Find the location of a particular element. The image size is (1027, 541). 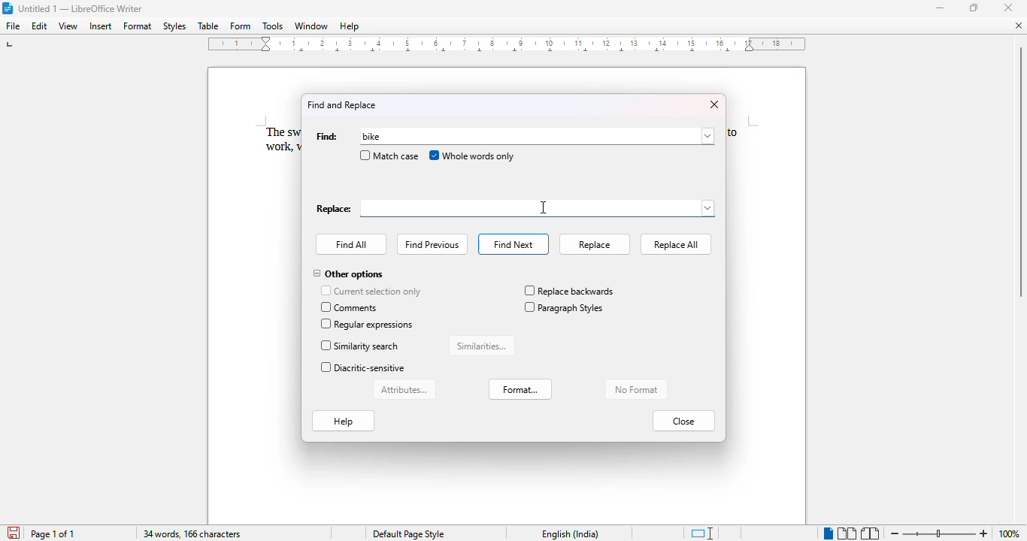

Default page style is located at coordinates (407, 534).